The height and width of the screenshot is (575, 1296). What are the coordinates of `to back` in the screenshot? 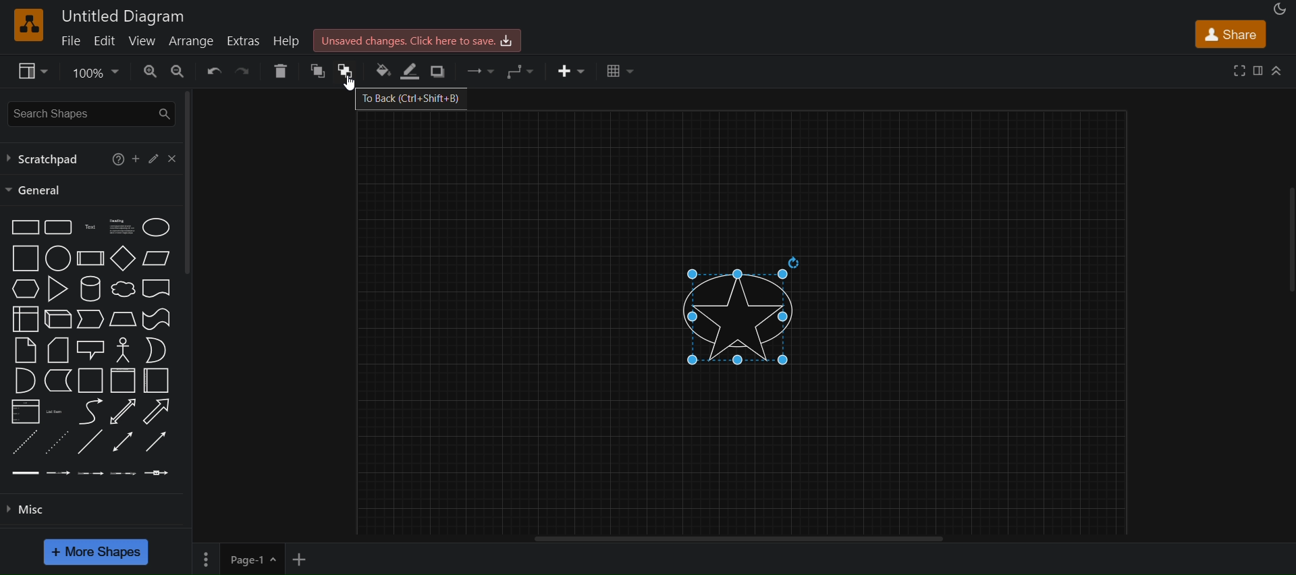 It's located at (344, 72).